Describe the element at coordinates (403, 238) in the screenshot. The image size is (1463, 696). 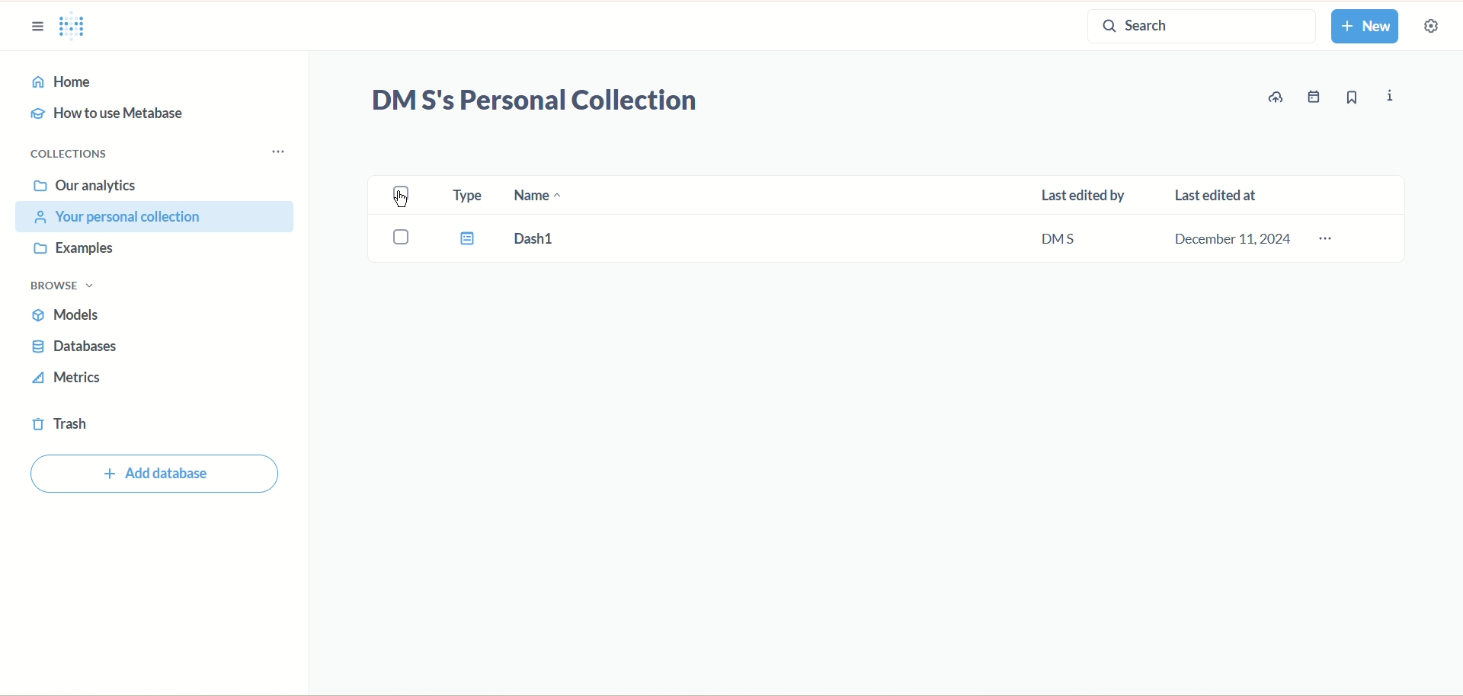
I see `Check box` at that location.